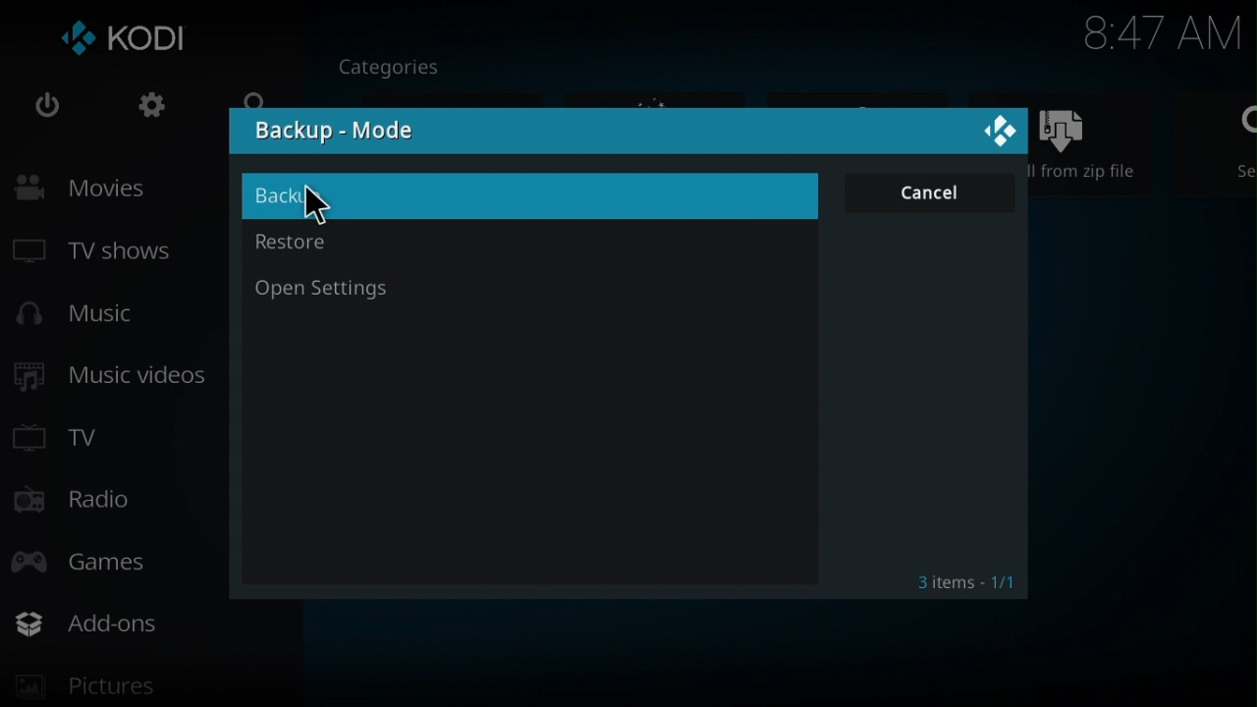 This screenshot has width=1257, height=707. I want to click on close, so click(993, 129).